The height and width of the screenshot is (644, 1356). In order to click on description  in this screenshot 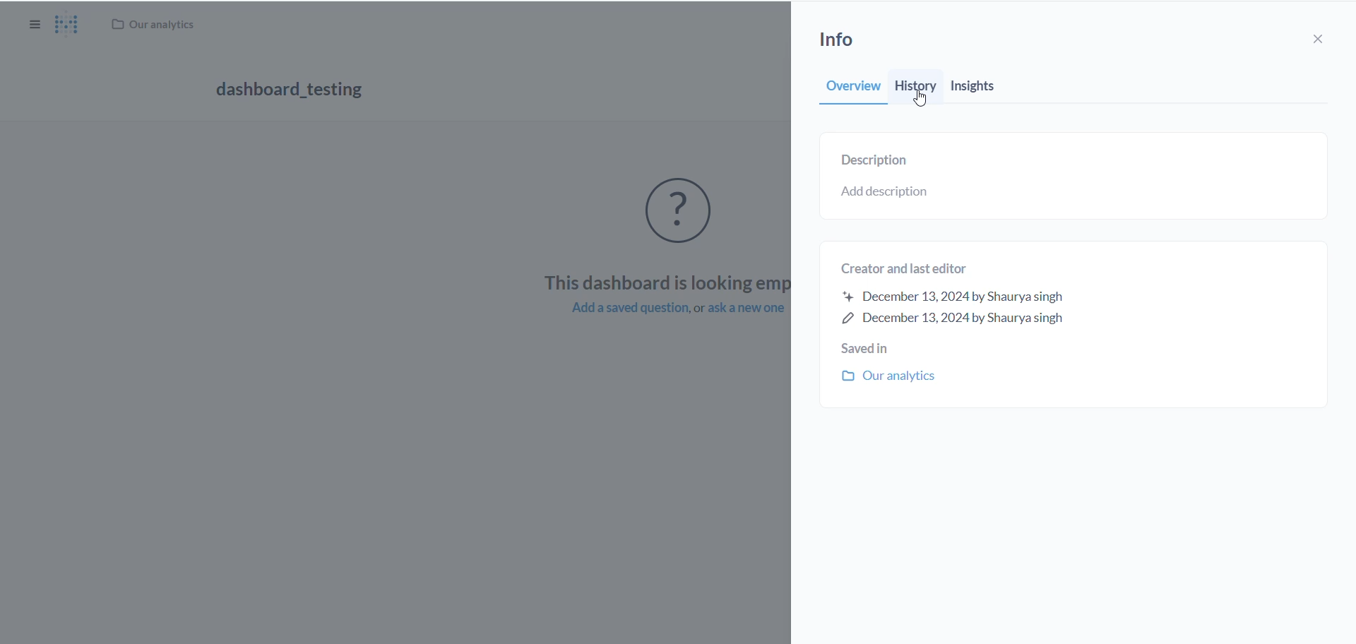, I will do `click(868, 157)`.